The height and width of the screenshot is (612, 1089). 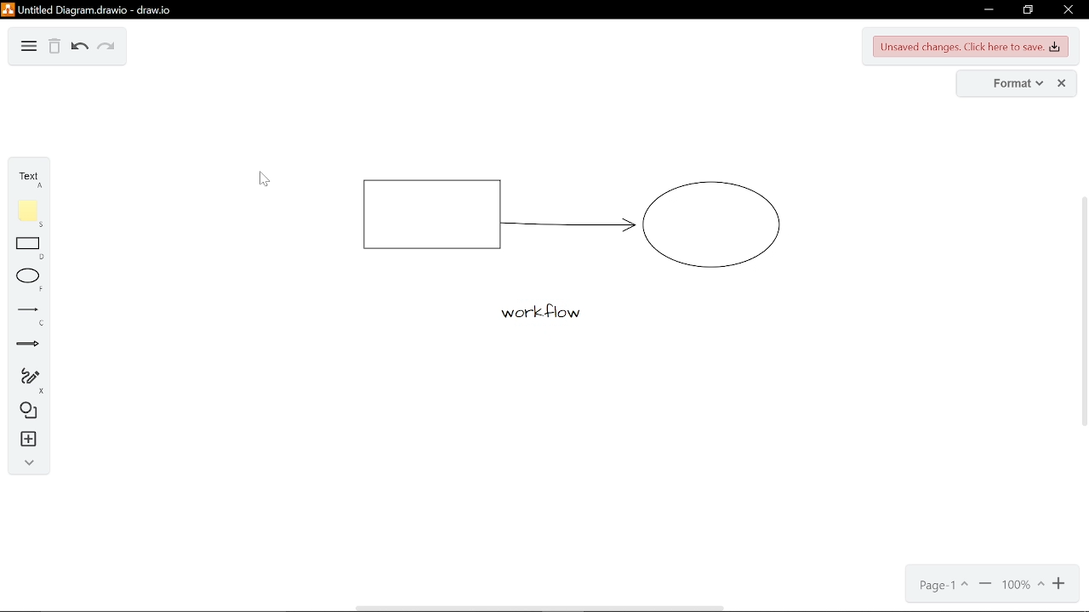 I want to click on text, so click(x=29, y=181).